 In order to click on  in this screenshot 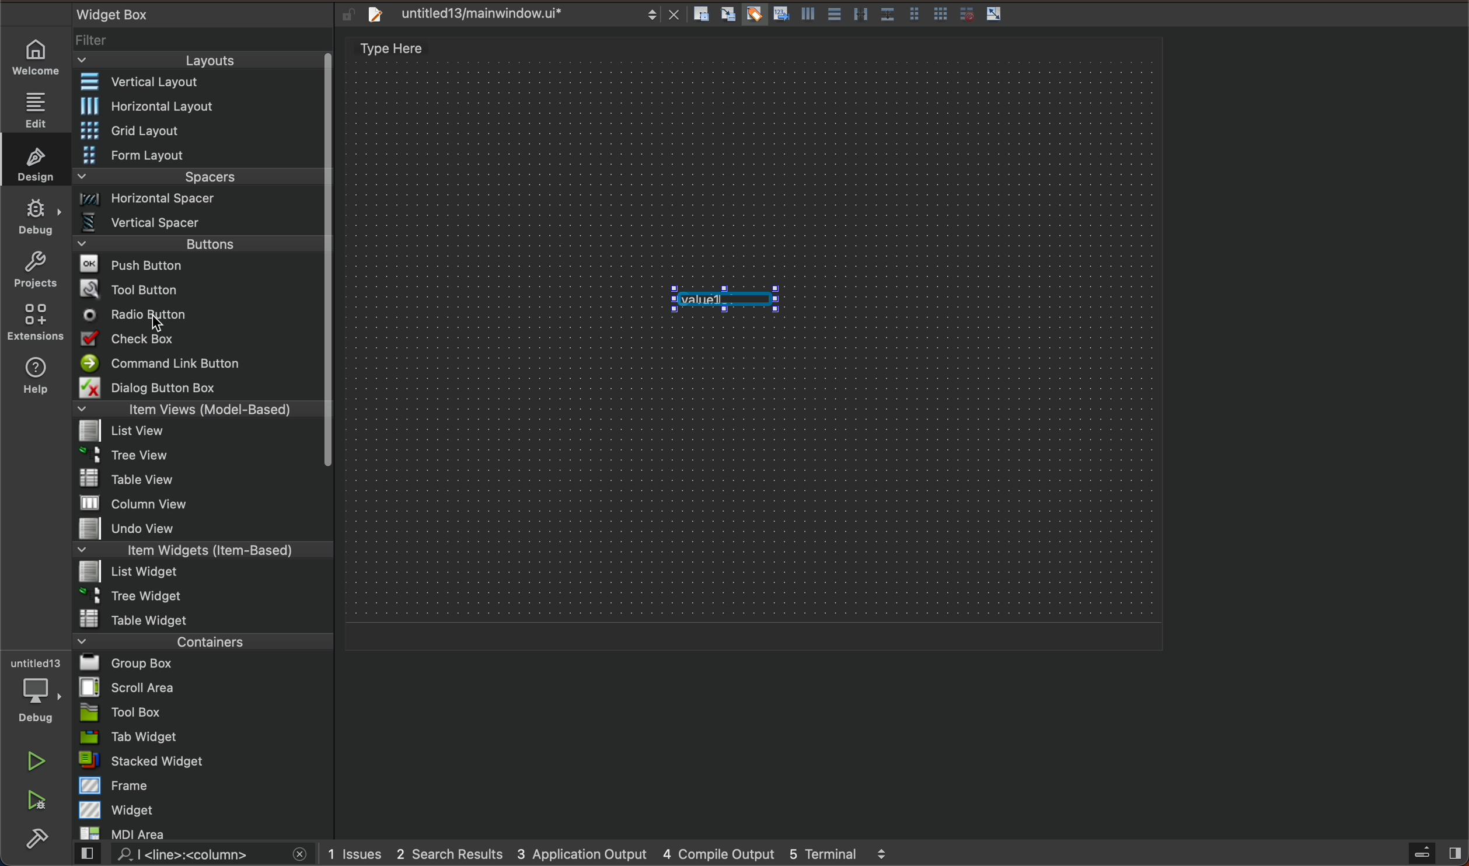, I will do `click(913, 15)`.